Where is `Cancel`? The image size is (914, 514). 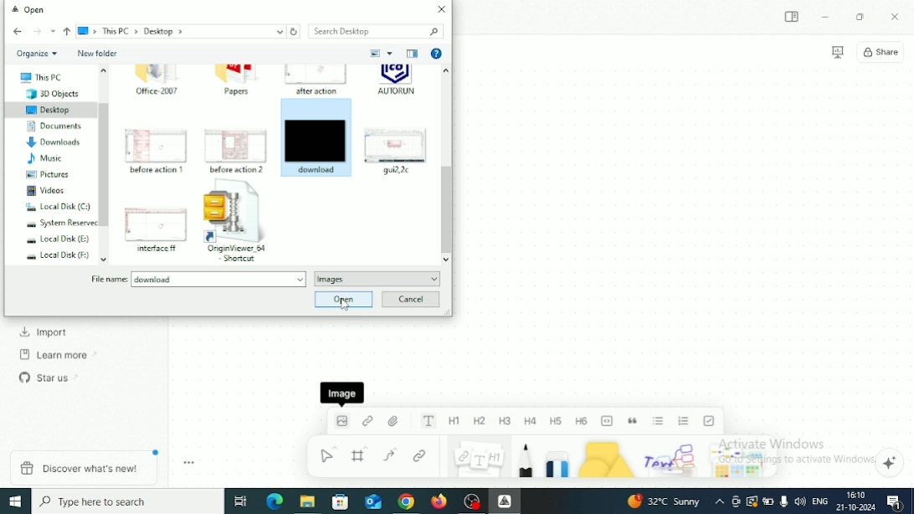
Cancel is located at coordinates (409, 300).